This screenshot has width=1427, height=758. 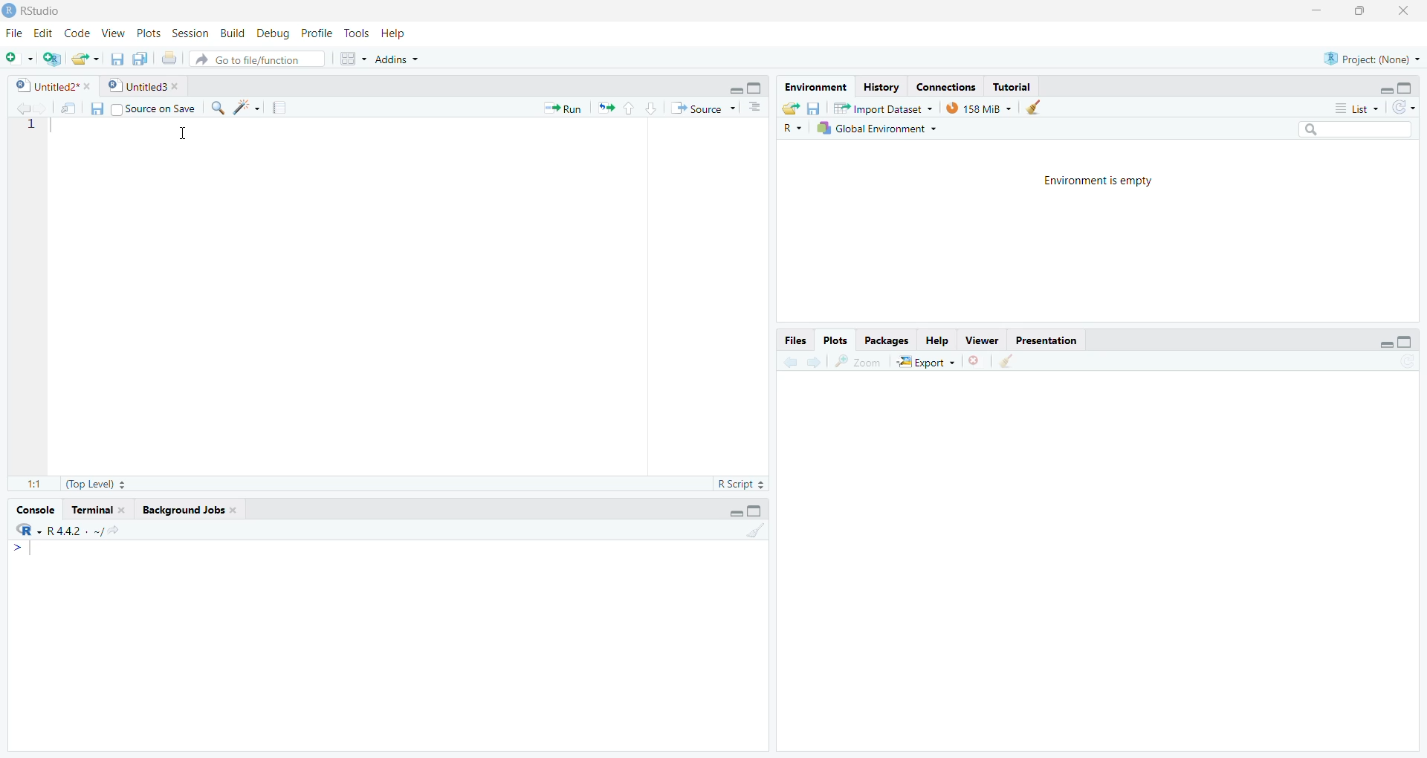 I want to click on , so click(x=814, y=108).